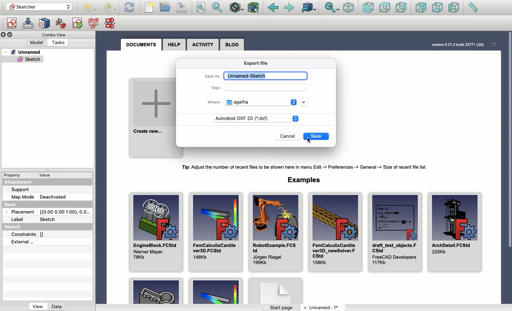 The width and height of the screenshot is (512, 311). Describe the element at coordinates (214, 102) in the screenshot. I see `Where` at that location.